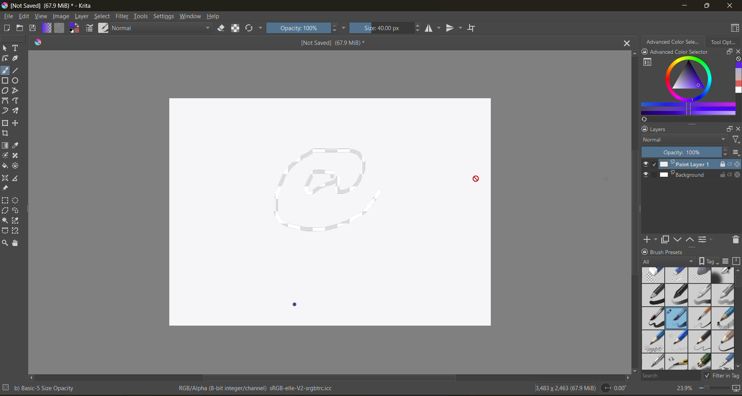 This screenshot has height=396, width=742. What do you see at coordinates (689, 240) in the screenshot?
I see `mask up` at bounding box center [689, 240].